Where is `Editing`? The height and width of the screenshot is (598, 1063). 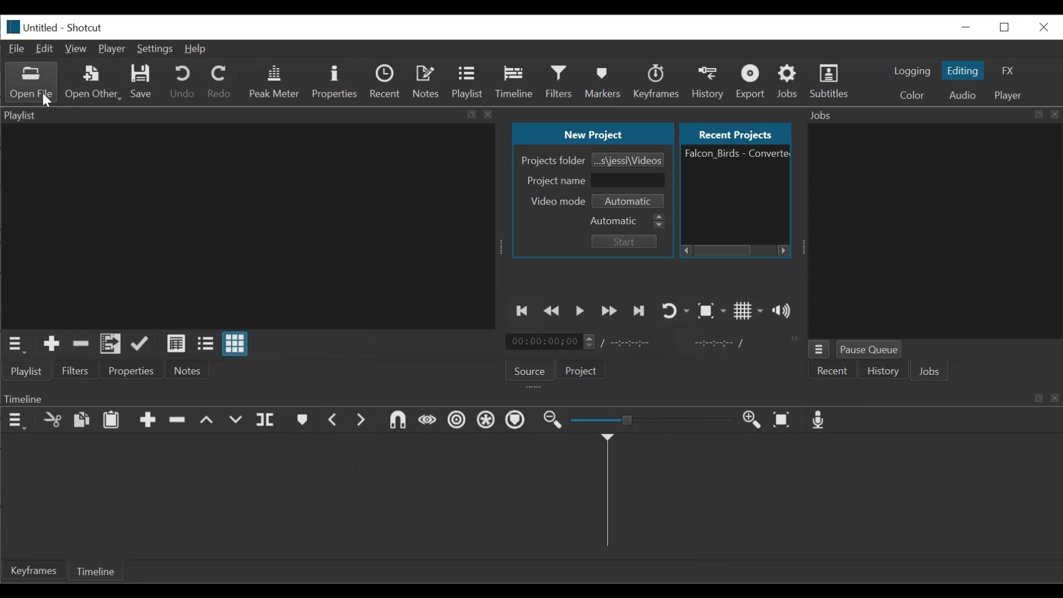 Editing is located at coordinates (963, 70).